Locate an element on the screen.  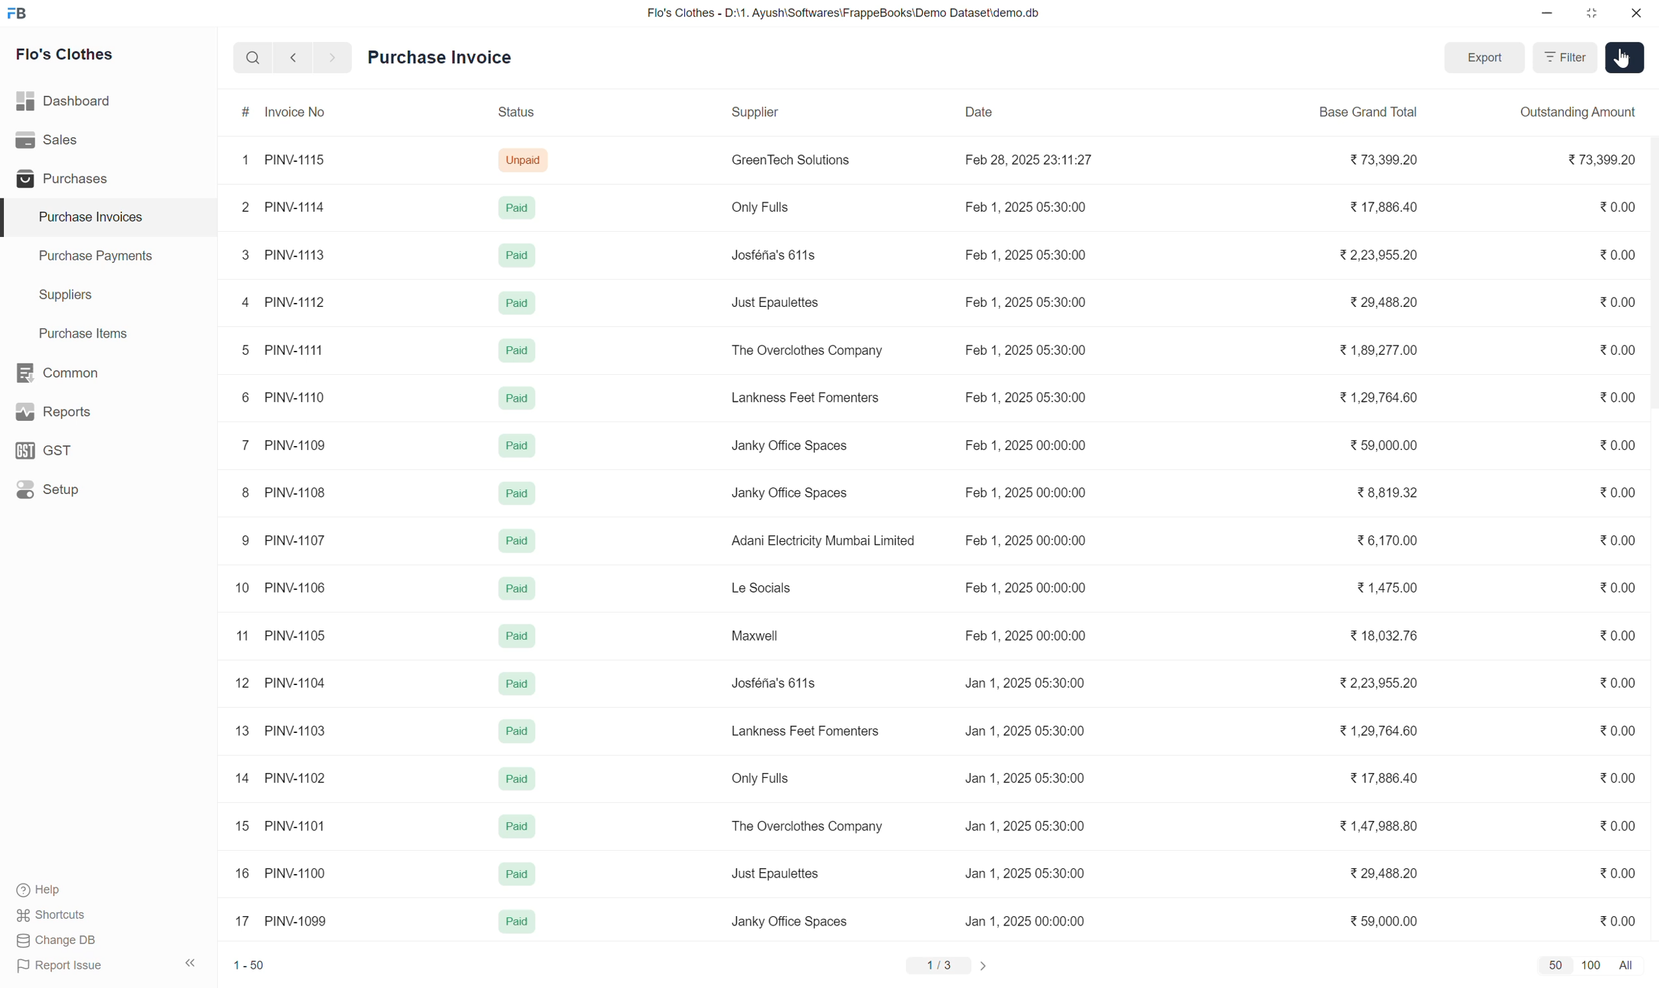
1,29,764.60 is located at coordinates (1371, 403).